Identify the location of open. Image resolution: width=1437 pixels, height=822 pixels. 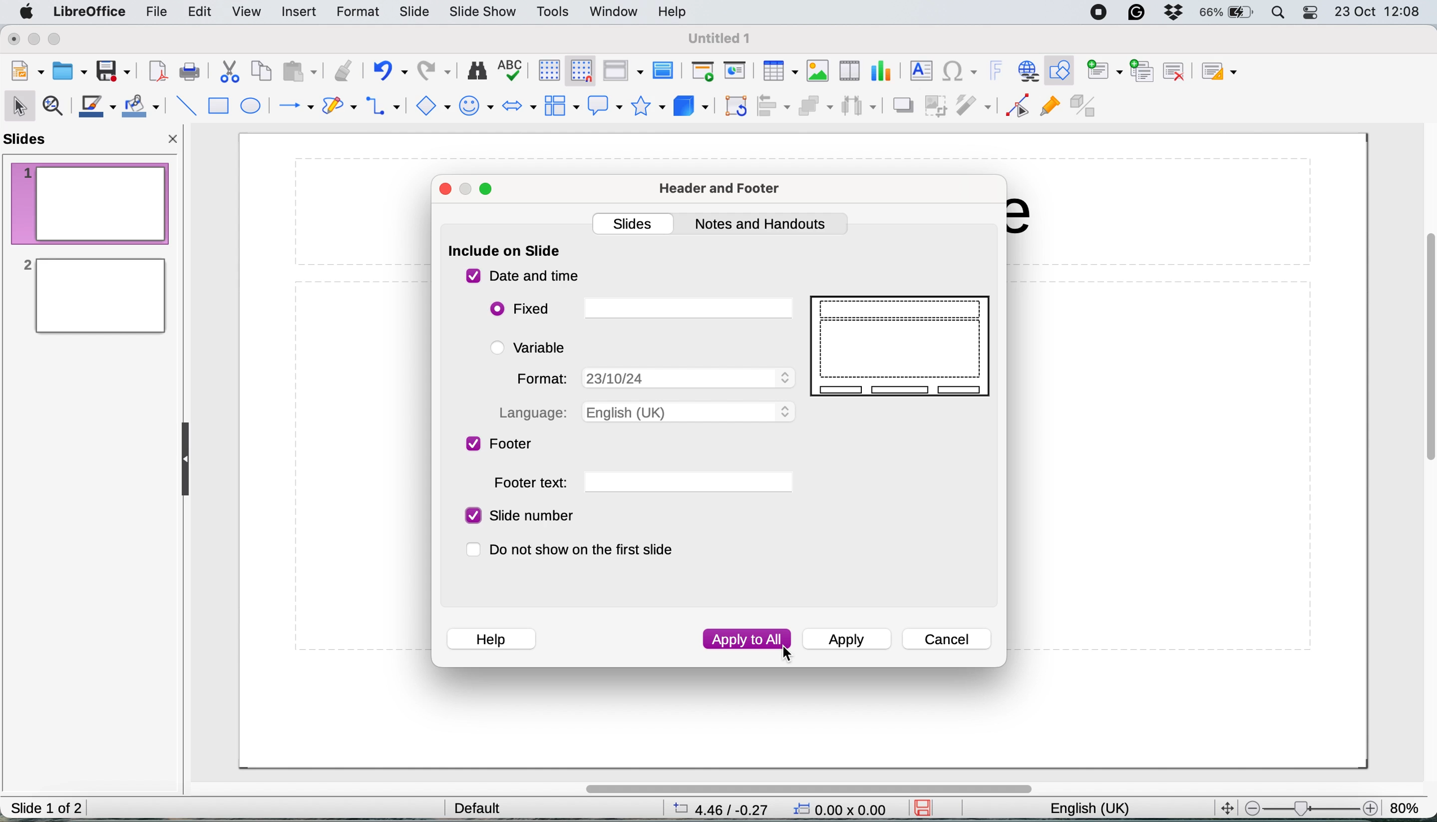
(71, 69).